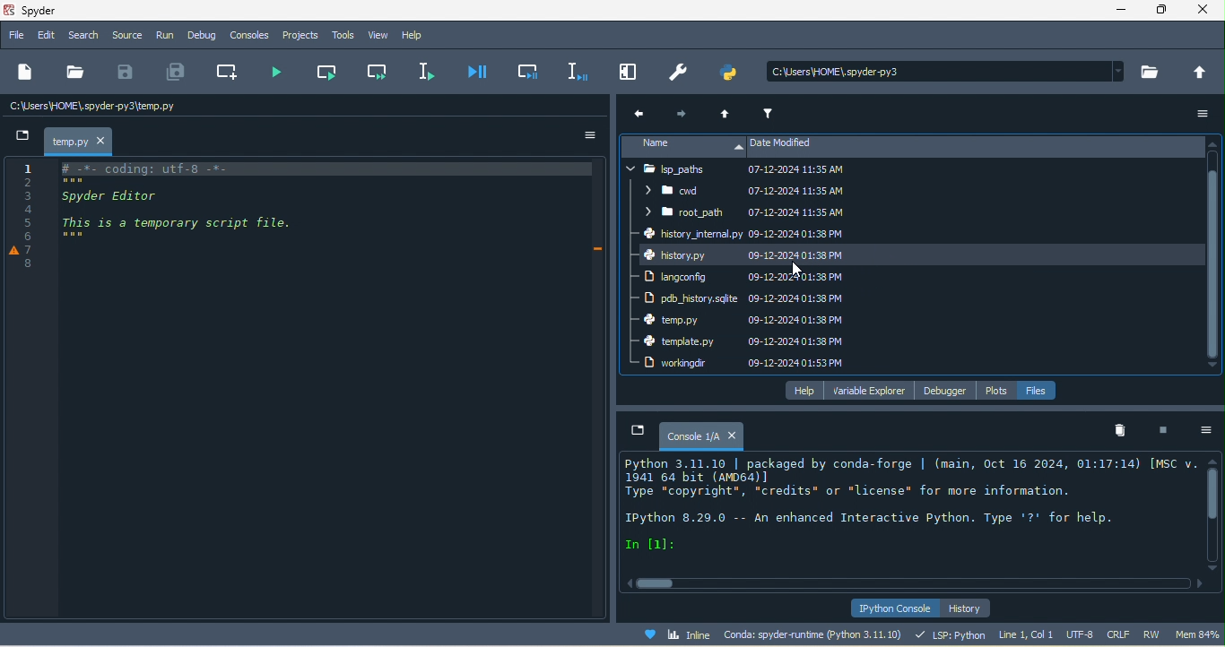 The width and height of the screenshot is (1225, 647). What do you see at coordinates (685, 214) in the screenshot?
I see `root path` at bounding box center [685, 214].